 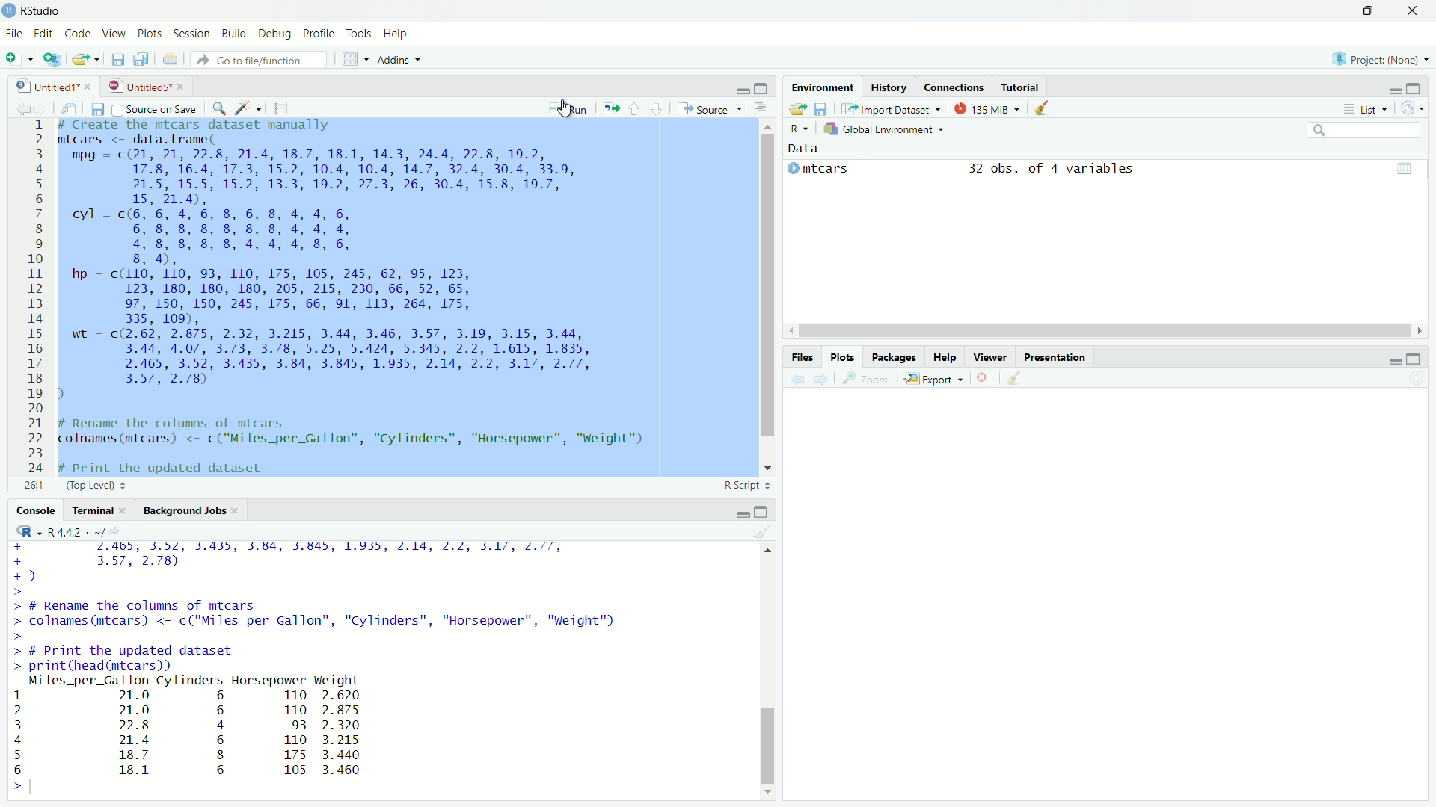 What do you see at coordinates (216, 107) in the screenshot?
I see `search` at bounding box center [216, 107].